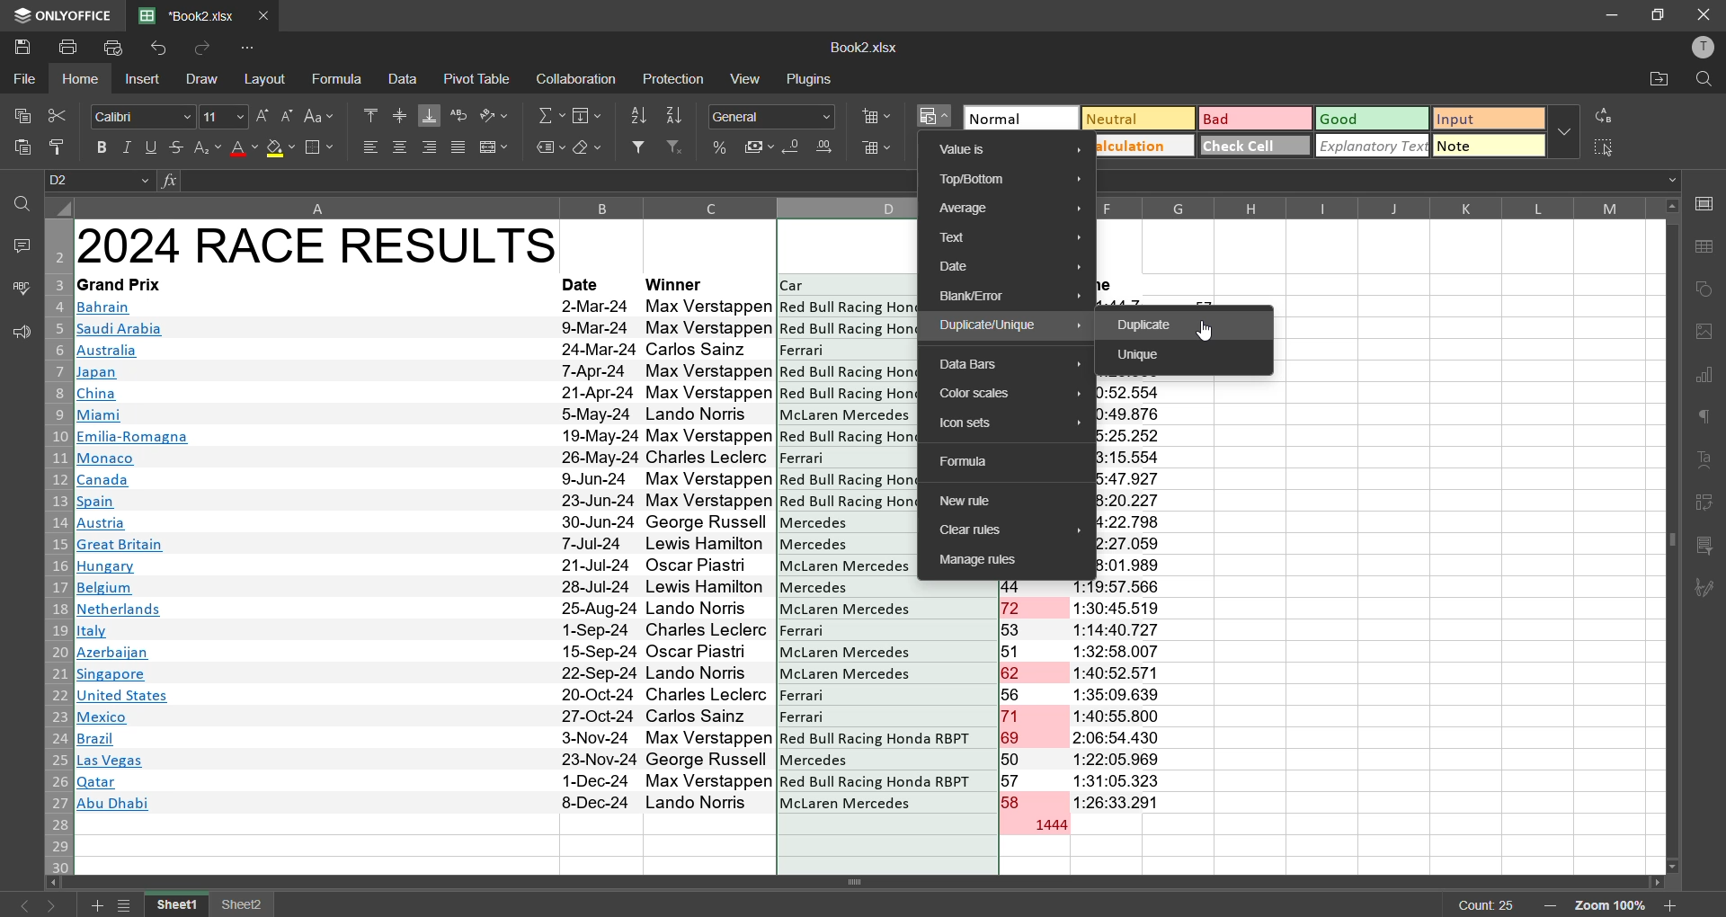 This screenshot has width=1726, height=917. I want to click on neutral, so click(1134, 118).